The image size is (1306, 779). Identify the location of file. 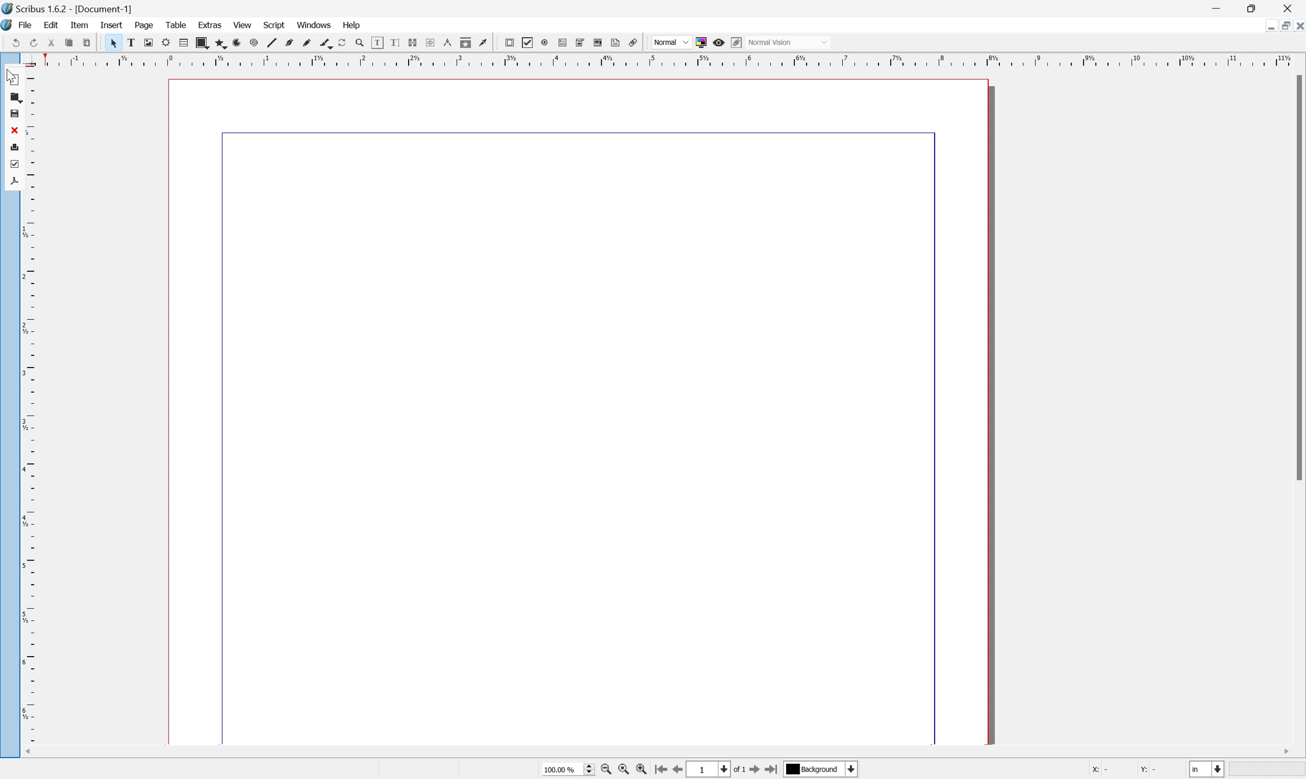
(27, 25).